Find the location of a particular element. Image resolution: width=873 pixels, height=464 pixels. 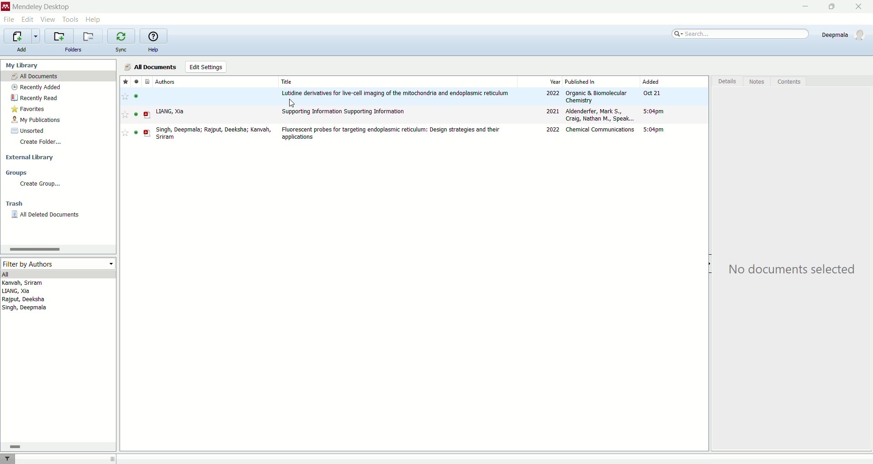

all documents is located at coordinates (60, 77).